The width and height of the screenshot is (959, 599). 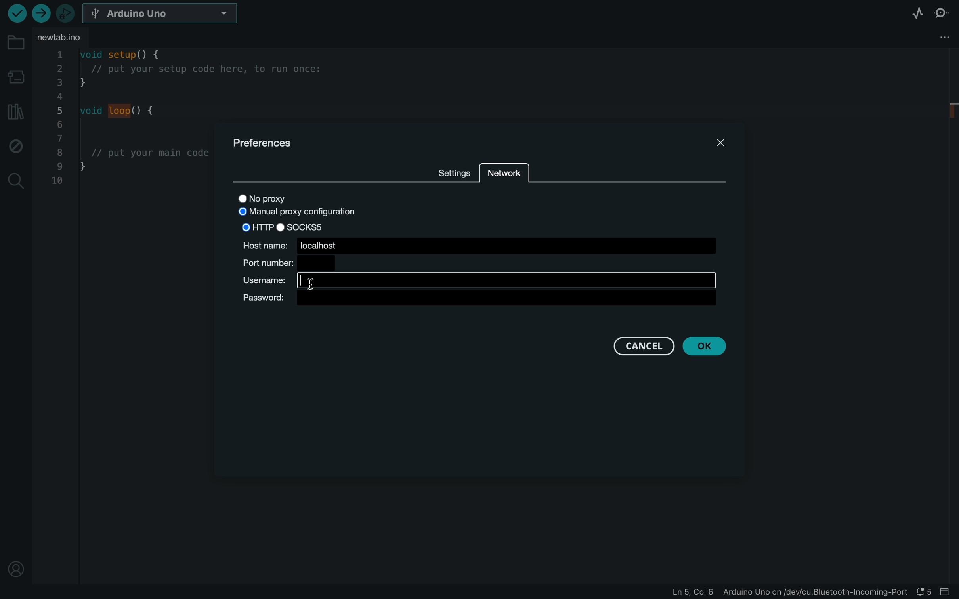 What do you see at coordinates (917, 13) in the screenshot?
I see `serial plotter` at bounding box center [917, 13].